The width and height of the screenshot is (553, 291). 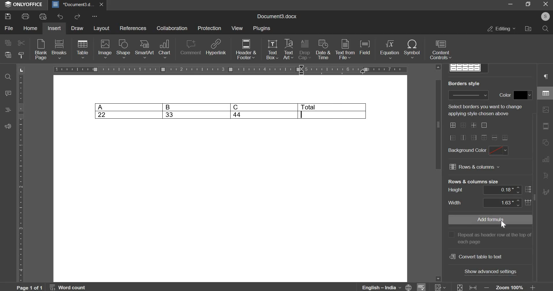 I want to click on border style, so click(x=468, y=95).